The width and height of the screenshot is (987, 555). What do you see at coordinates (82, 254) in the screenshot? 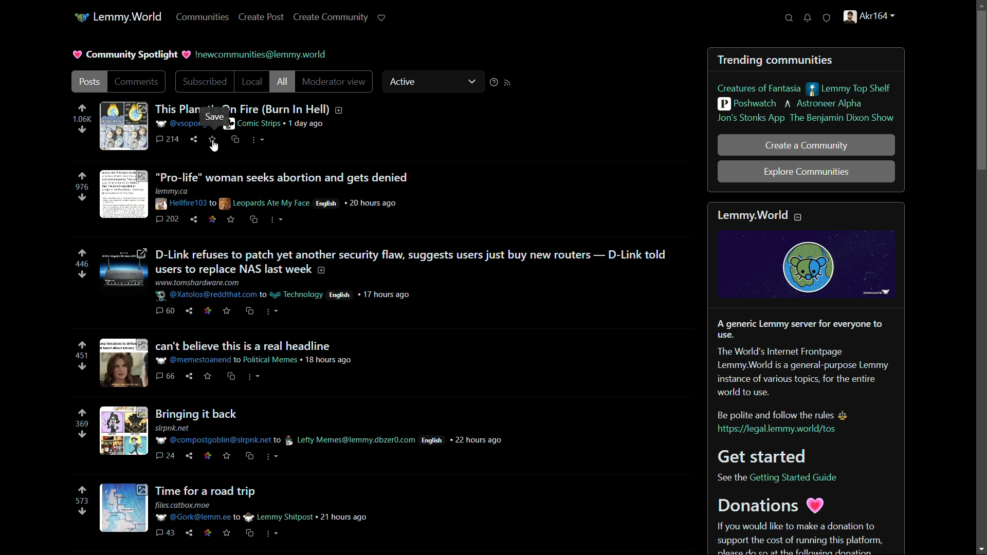
I see `upvote` at bounding box center [82, 254].